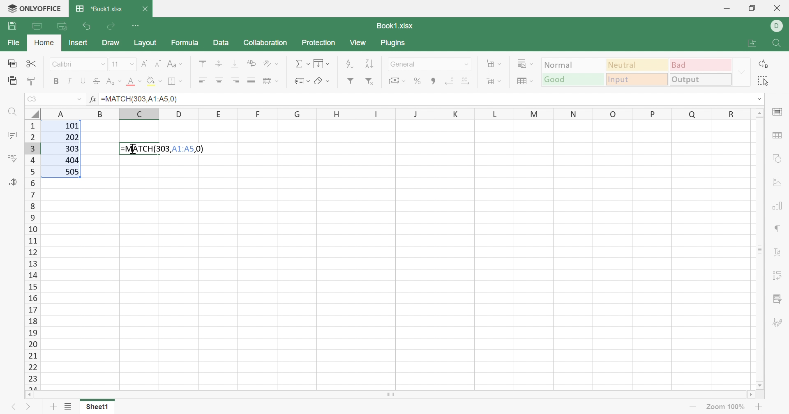  I want to click on Bad, so click(701, 65).